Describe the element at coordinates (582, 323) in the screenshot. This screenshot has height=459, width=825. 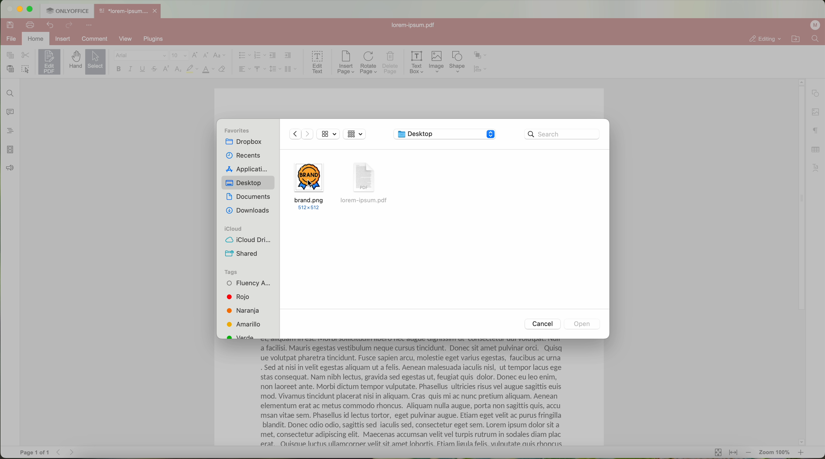
I see `Open` at that location.